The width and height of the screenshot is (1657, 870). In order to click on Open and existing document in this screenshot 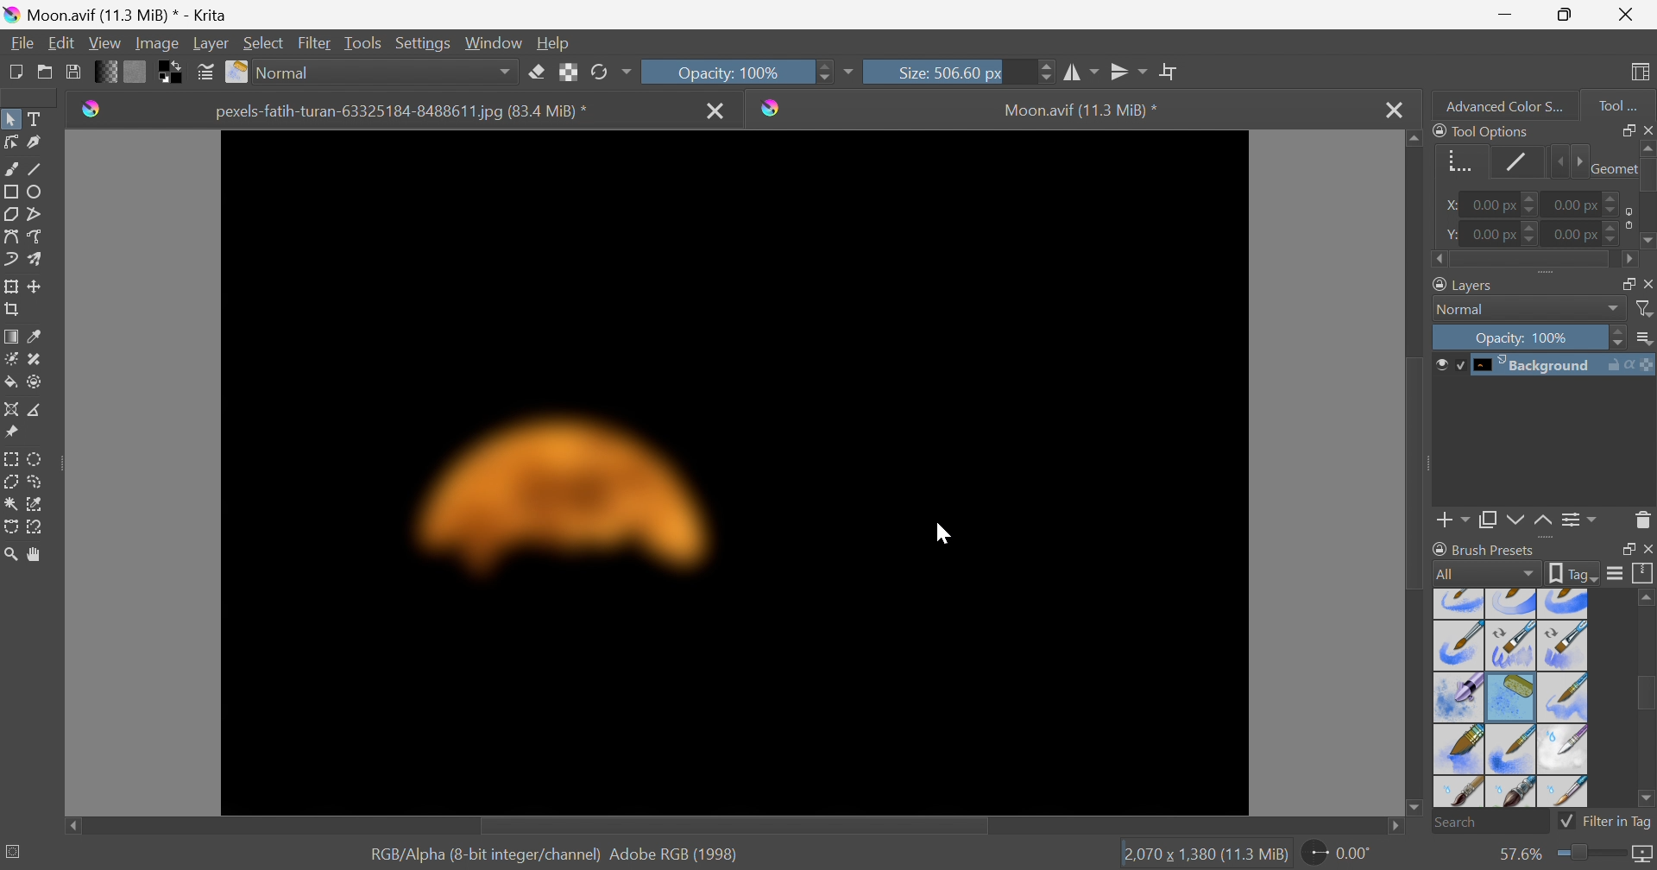, I will do `click(46, 72)`.